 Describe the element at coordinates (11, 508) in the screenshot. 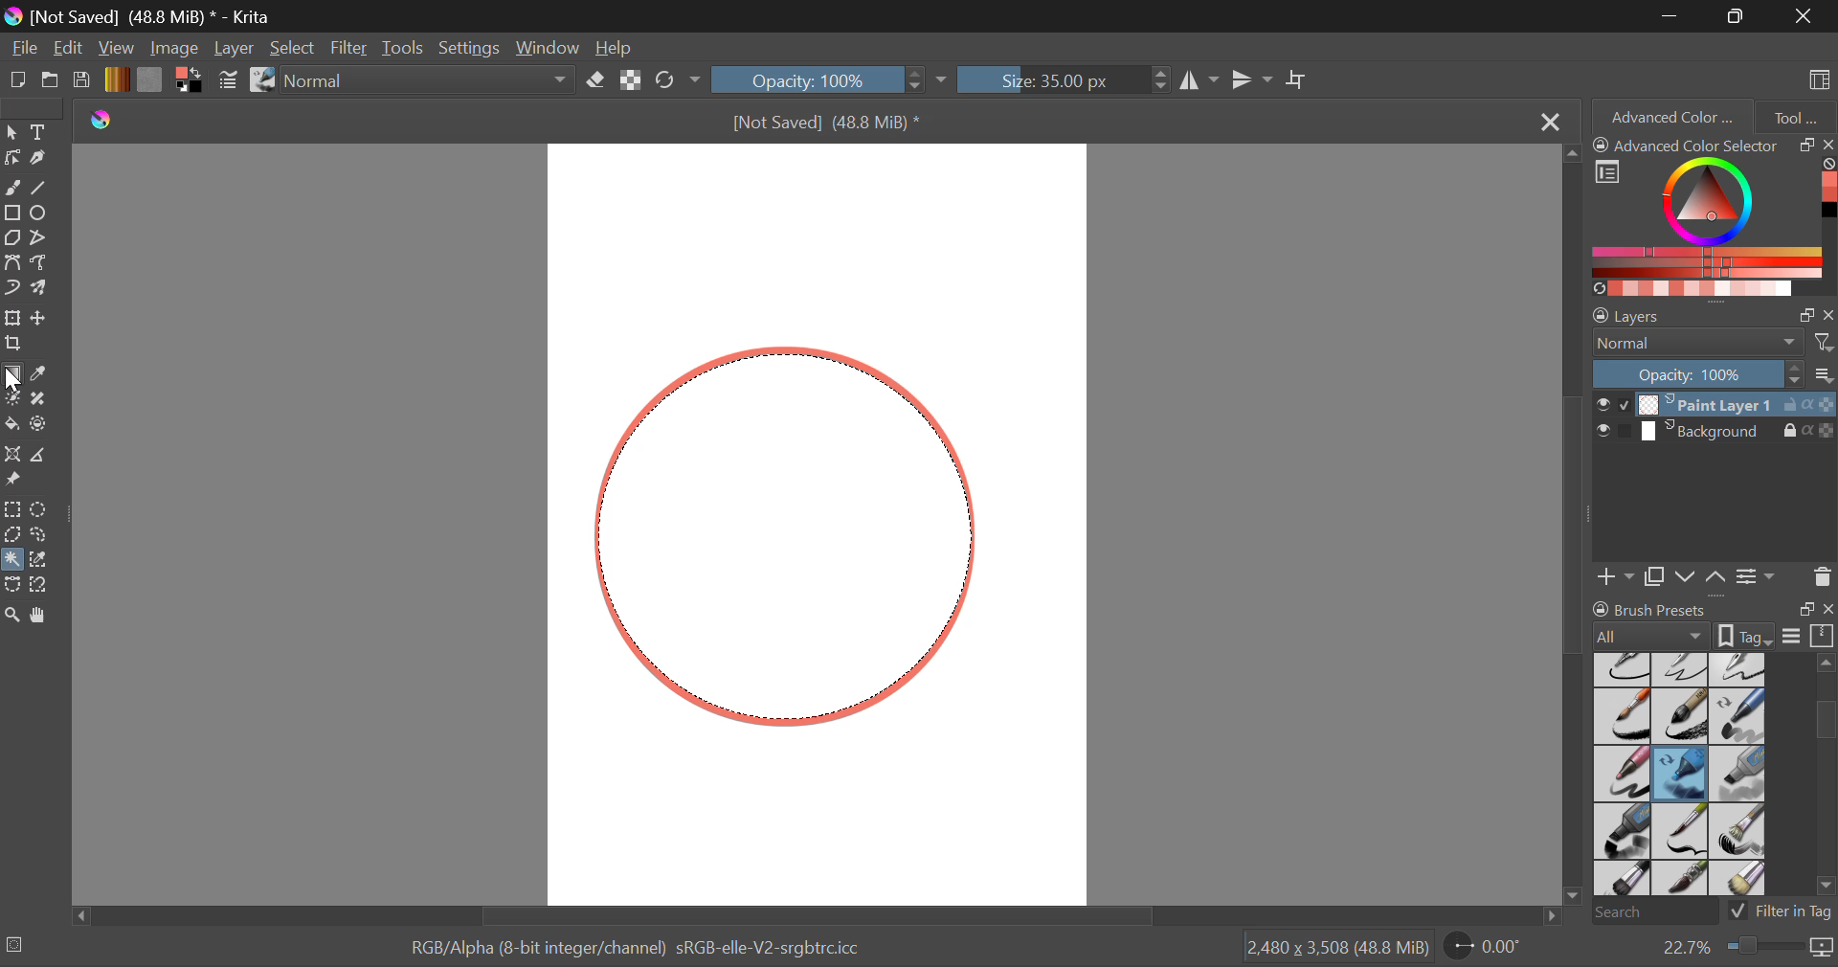

I see `Rectangle Selection Tool` at that location.